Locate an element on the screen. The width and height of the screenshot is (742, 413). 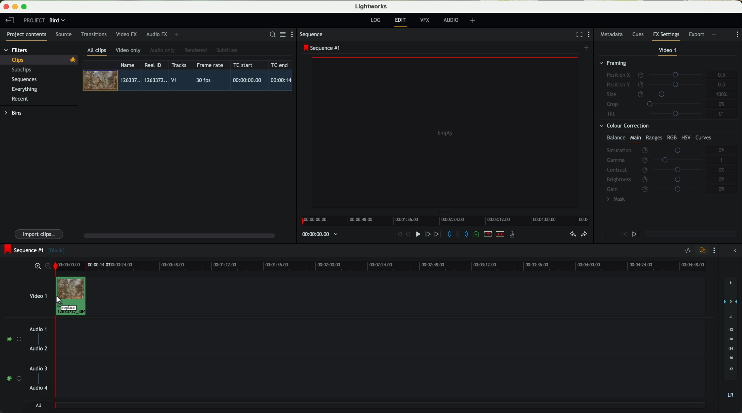
brightness is located at coordinates (658, 180).